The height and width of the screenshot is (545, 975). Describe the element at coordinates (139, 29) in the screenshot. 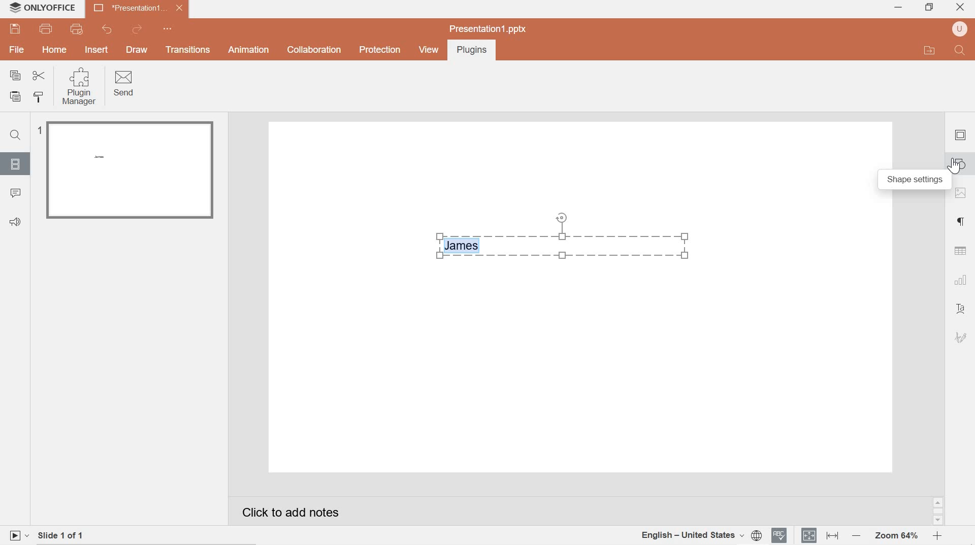

I see `redo` at that location.